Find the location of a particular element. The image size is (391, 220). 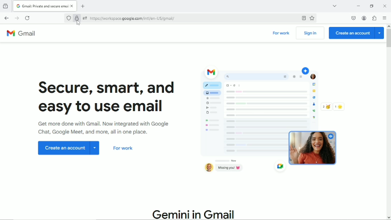

Vertical scrollbar is located at coordinates (388, 38).